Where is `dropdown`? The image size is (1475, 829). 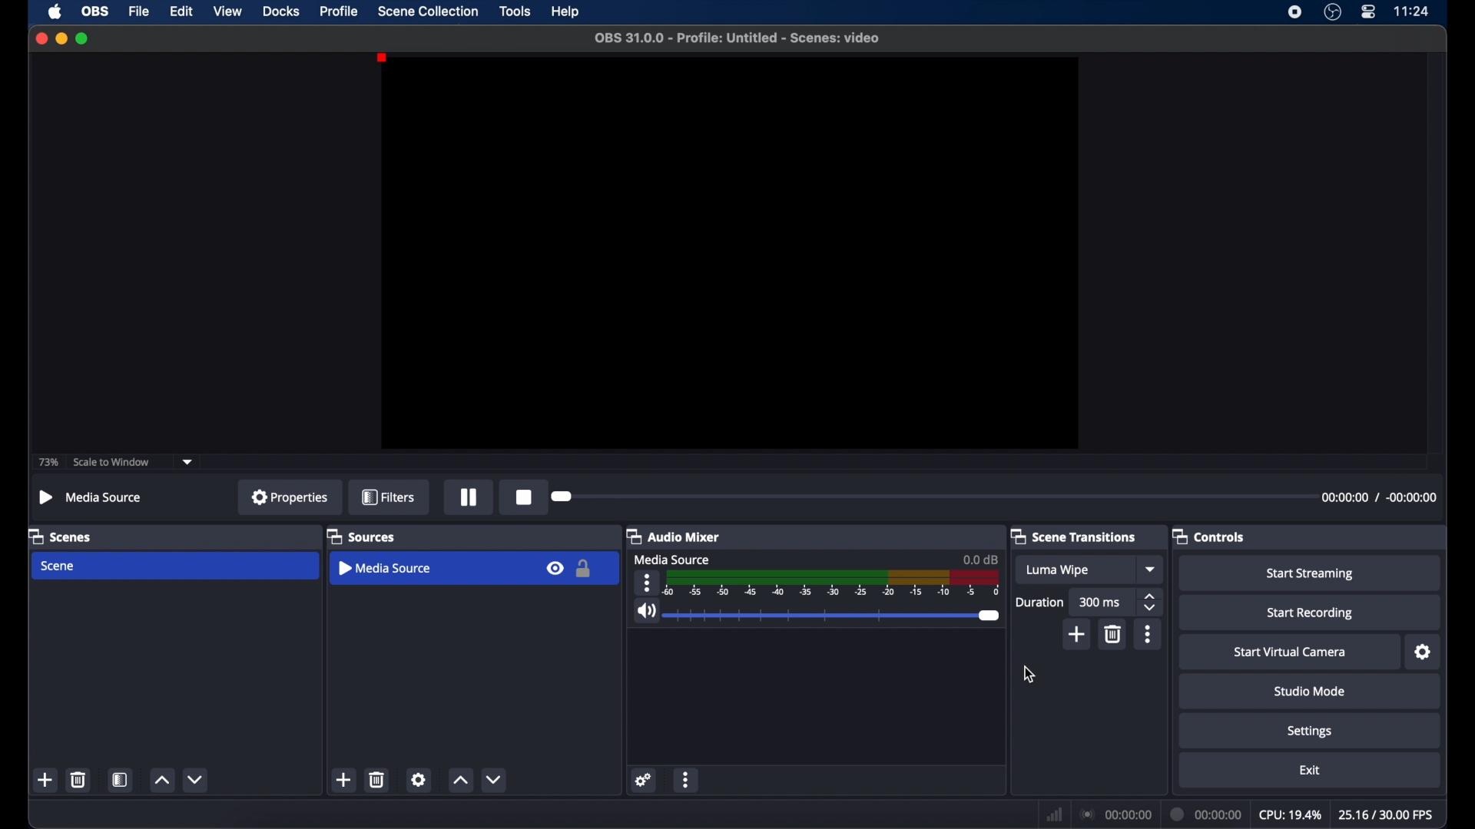 dropdown is located at coordinates (188, 462).